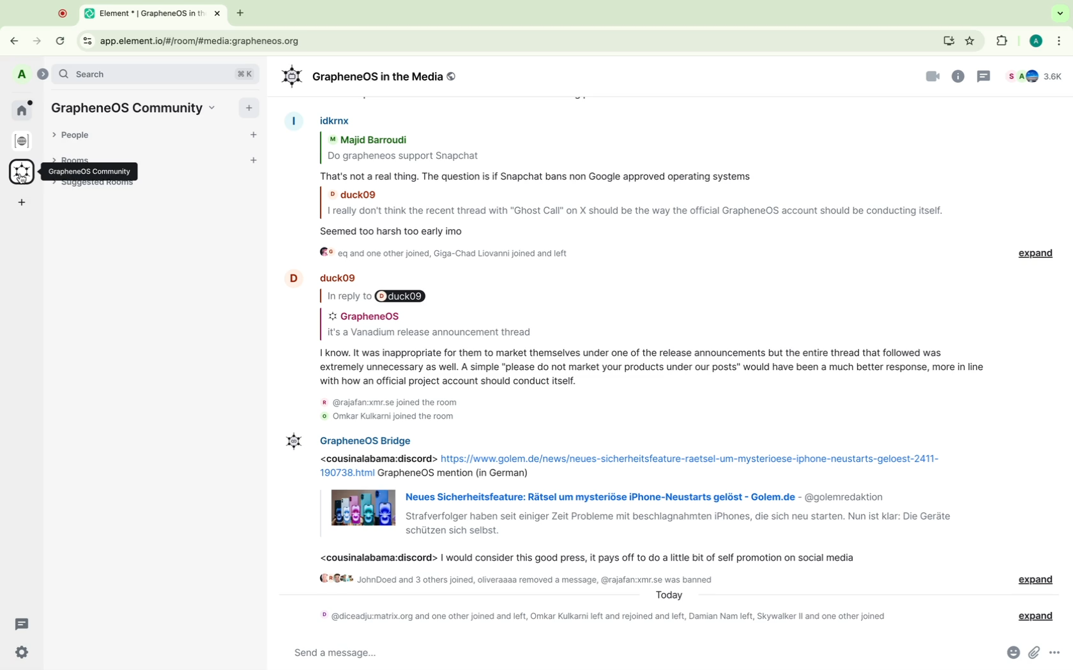  What do you see at coordinates (678, 523) in the screenshot?
I see `website description` at bounding box center [678, 523].